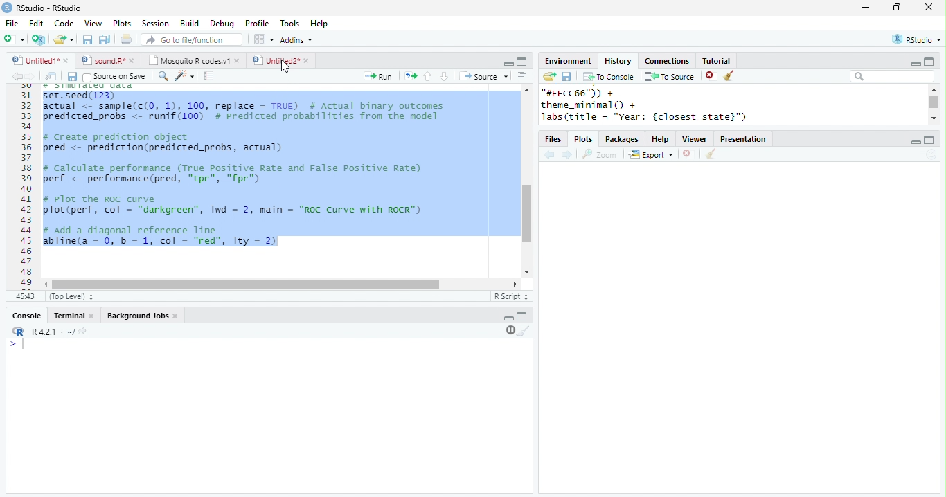 Image resolution: width=946 pixels, height=497 pixels. Describe the element at coordinates (52, 8) in the screenshot. I see `RStudio-RStudio` at that location.